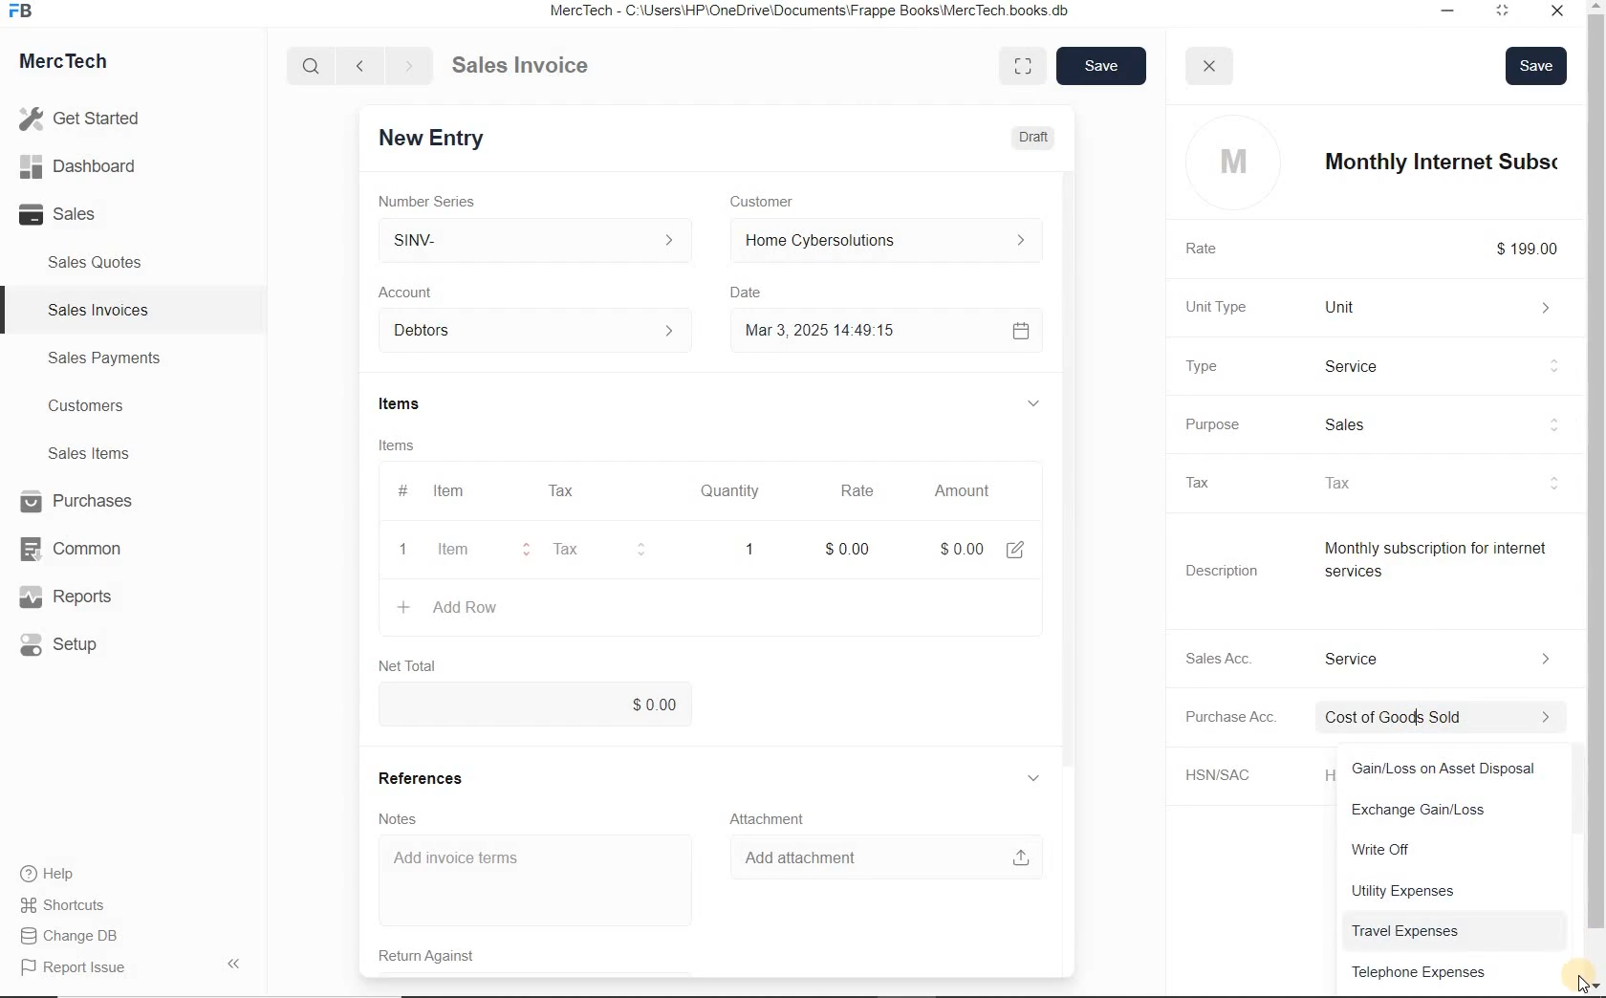  Describe the element at coordinates (73, 65) in the screenshot. I see `MercTech` at that location.